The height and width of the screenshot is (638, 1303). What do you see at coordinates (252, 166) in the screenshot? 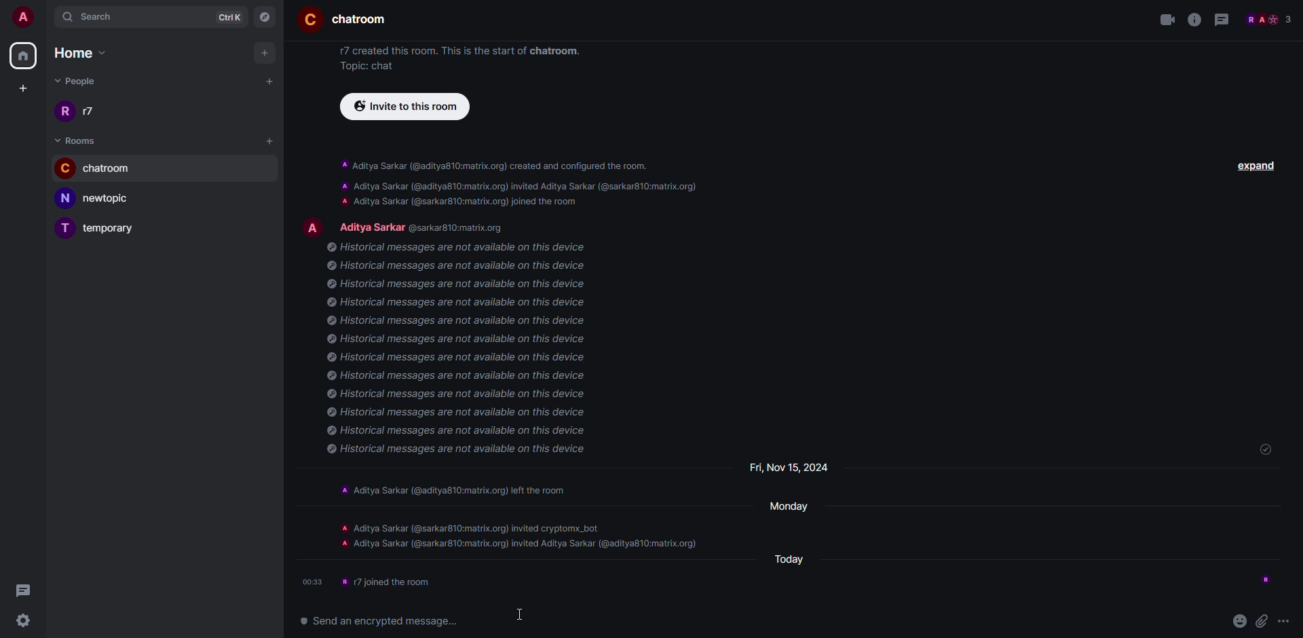
I see `more` at bounding box center [252, 166].